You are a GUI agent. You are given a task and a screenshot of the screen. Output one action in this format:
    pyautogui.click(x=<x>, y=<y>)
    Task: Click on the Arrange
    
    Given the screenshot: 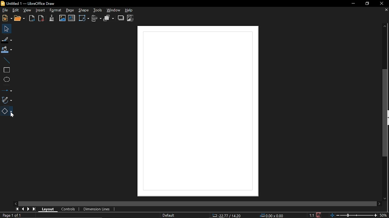 What is the action you would take?
    pyautogui.click(x=109, y=18)
    